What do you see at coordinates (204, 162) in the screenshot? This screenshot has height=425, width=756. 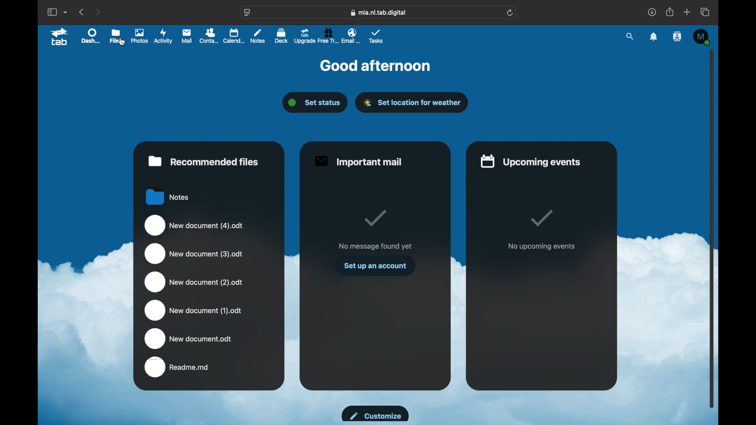 I see `recommended files` at bounding box center [204, 162].